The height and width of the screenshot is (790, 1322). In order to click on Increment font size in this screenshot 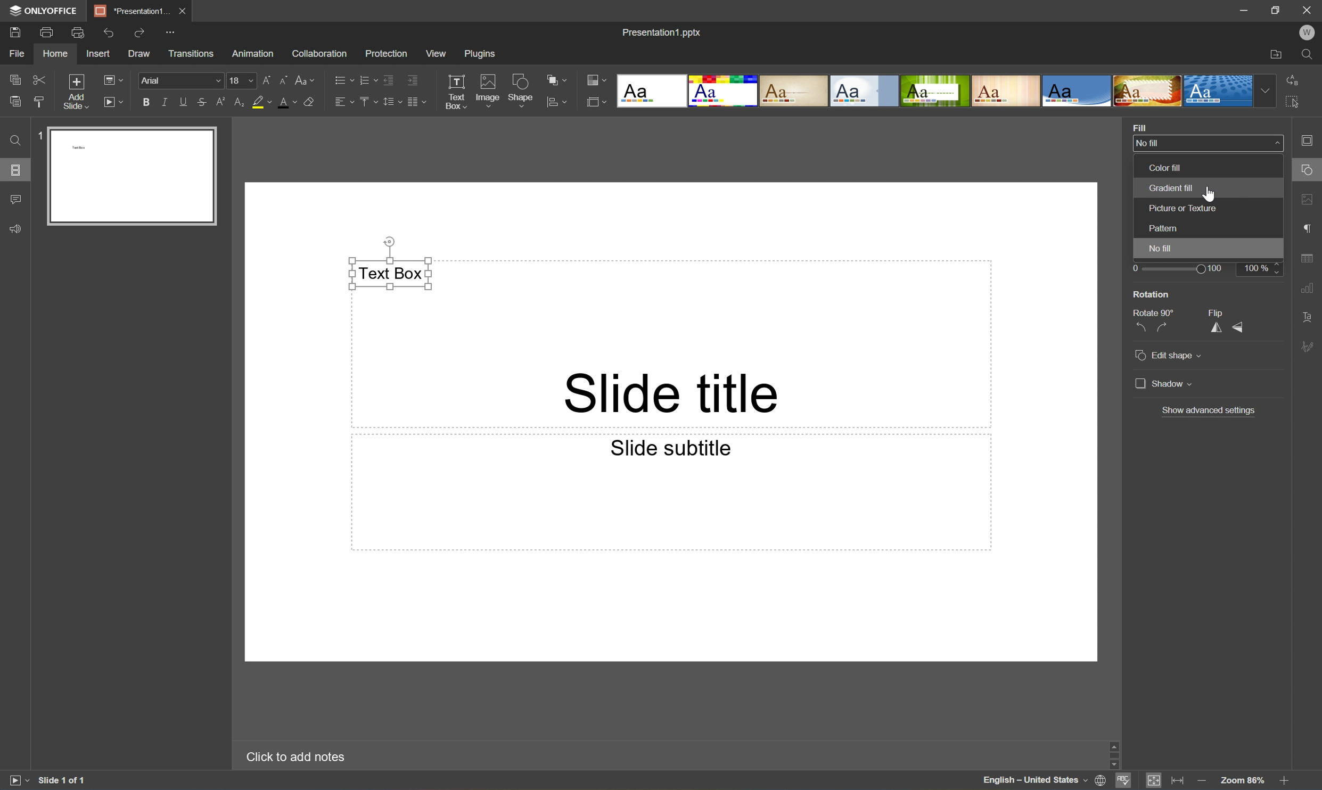, I will do `click(265, 81)`.